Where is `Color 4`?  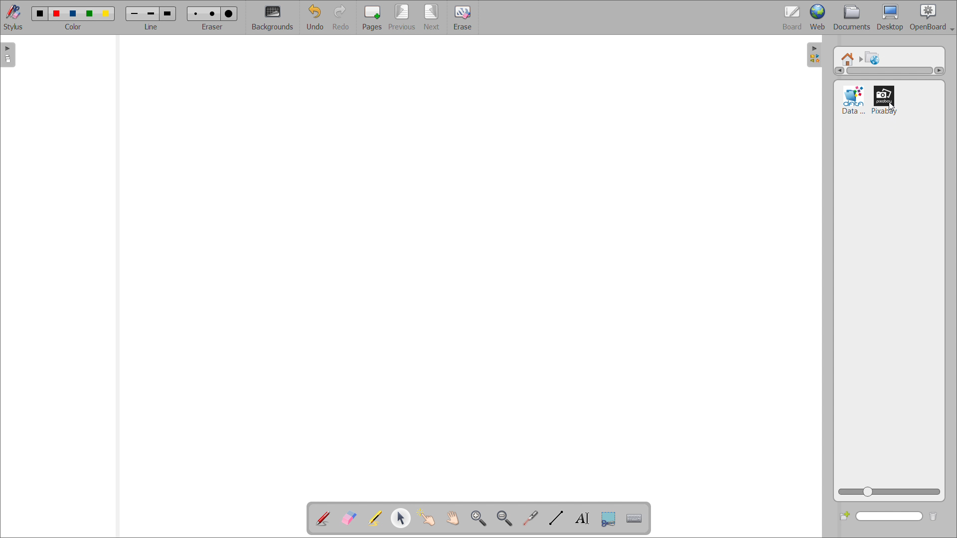
Color 4 is located at coordinates (91, 13).